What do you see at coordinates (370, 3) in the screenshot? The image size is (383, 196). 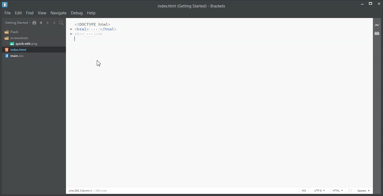 I see `Maximize` at bounding box center [370, 3].